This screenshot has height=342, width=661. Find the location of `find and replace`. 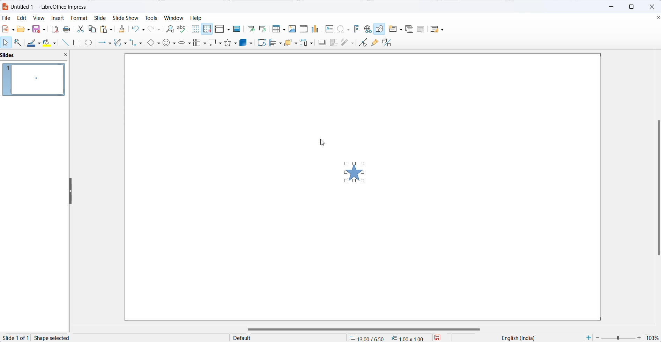

find and replace is located at coordinates (169, 30).